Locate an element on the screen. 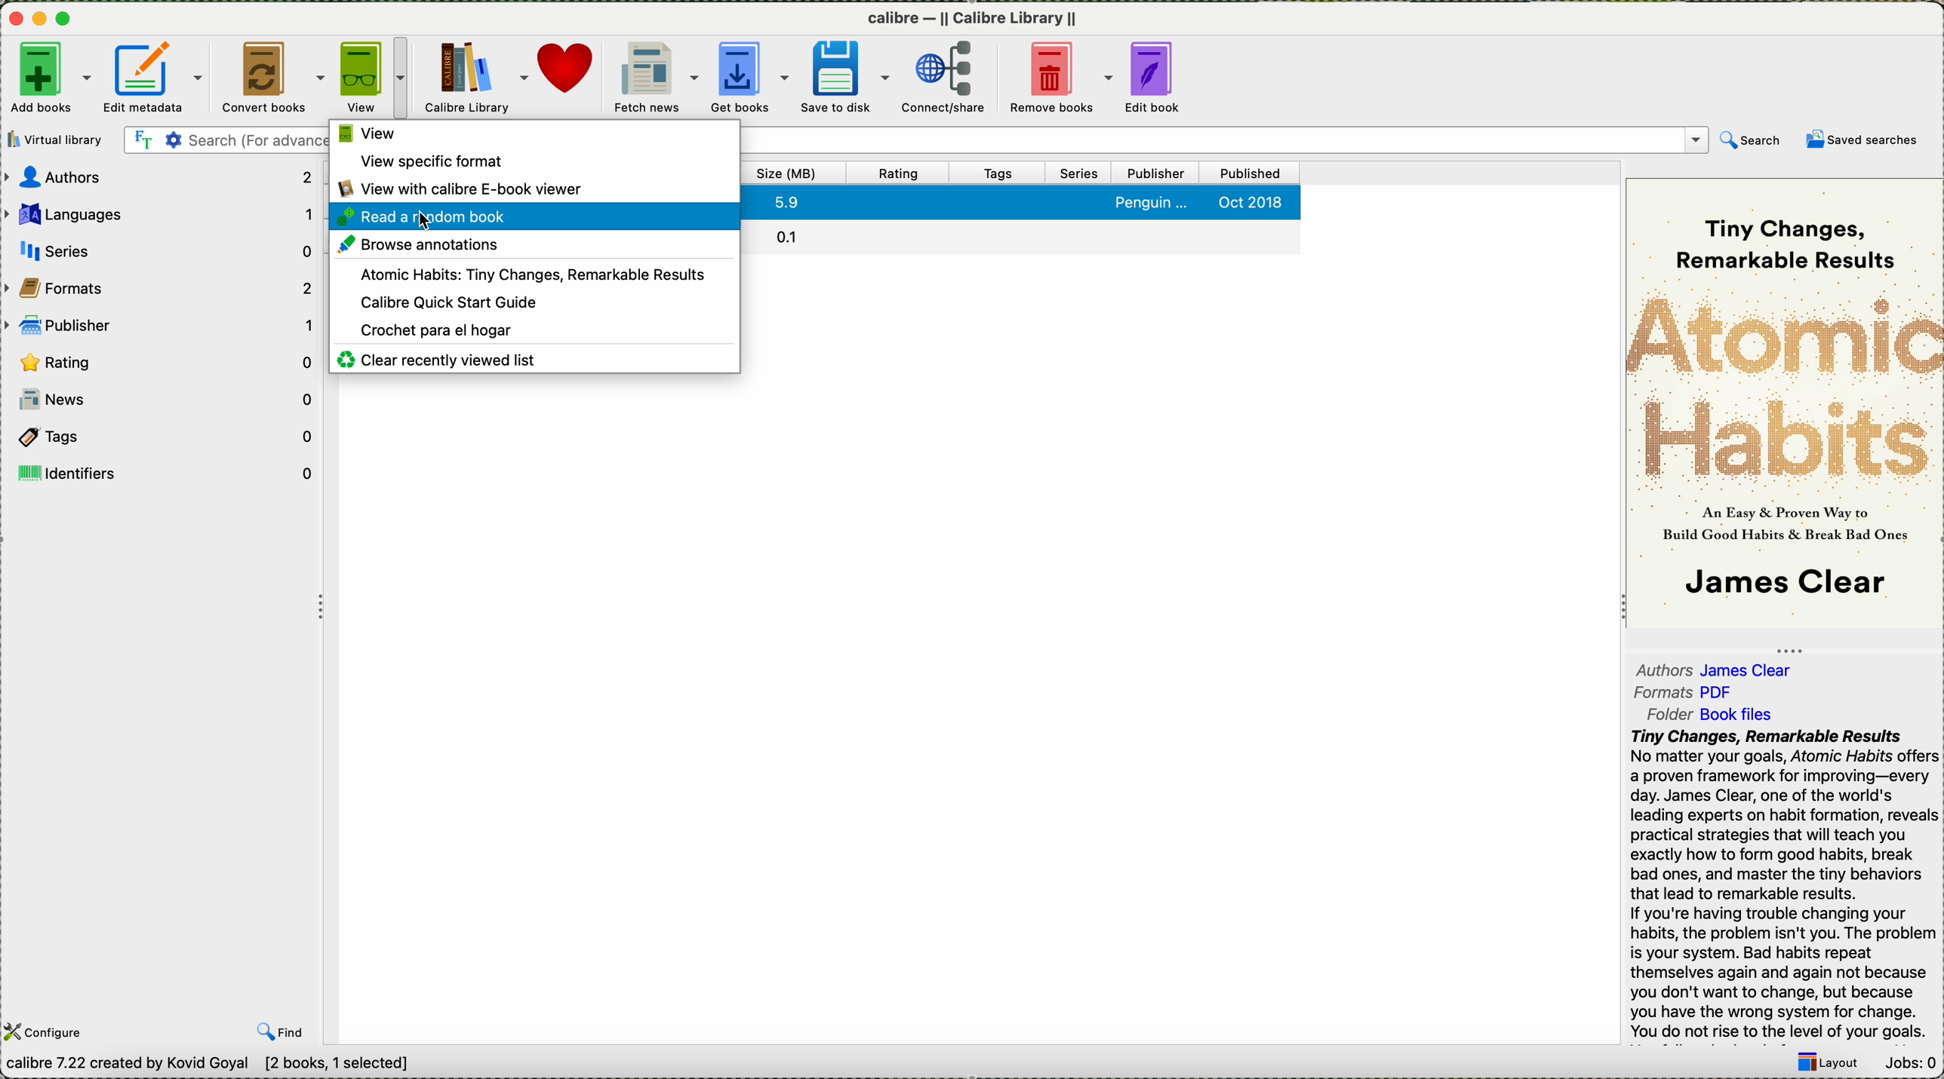 Image resolution: width=1944 pixels, height=1079 pixels. tags is located at coordinates (998, 173).